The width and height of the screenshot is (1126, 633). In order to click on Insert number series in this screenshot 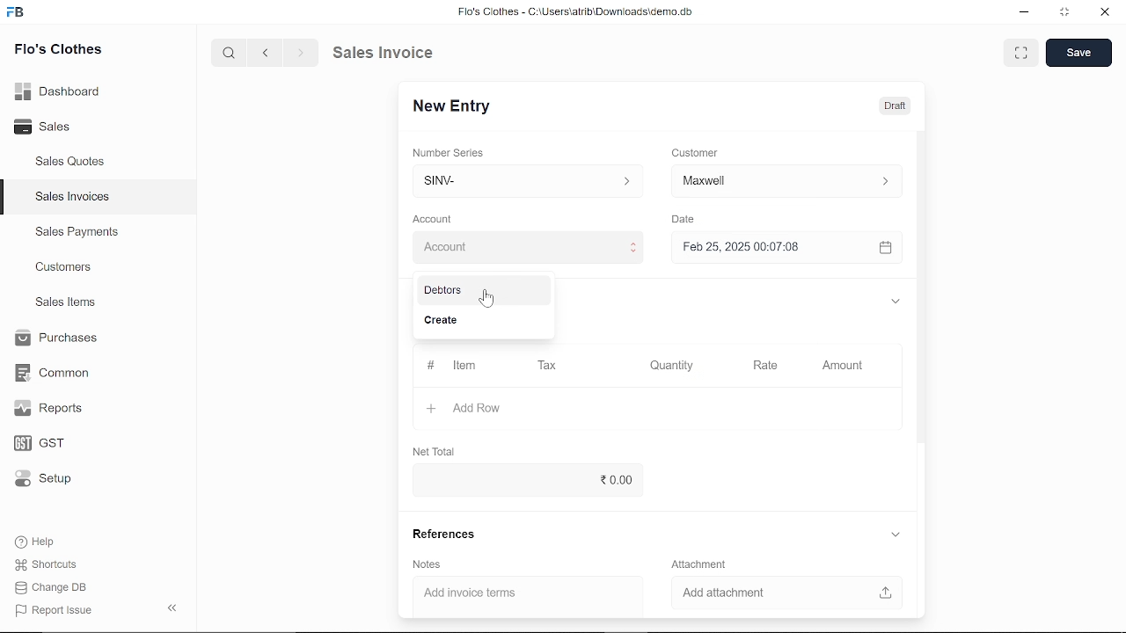, I will do `click(529, 178)`.